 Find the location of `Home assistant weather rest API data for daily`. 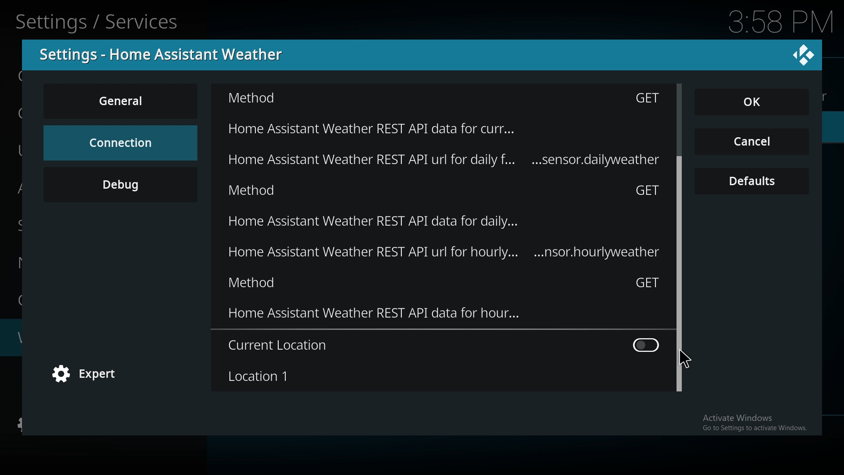

Home assistant weather rest API data for daily is located at coordinates (458, 224).